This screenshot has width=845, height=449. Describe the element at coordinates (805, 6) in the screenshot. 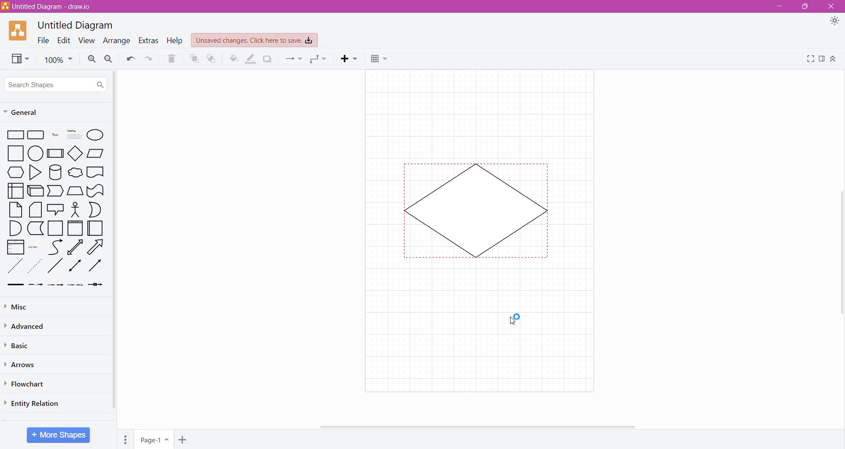

I see `Restore Down` at that location.